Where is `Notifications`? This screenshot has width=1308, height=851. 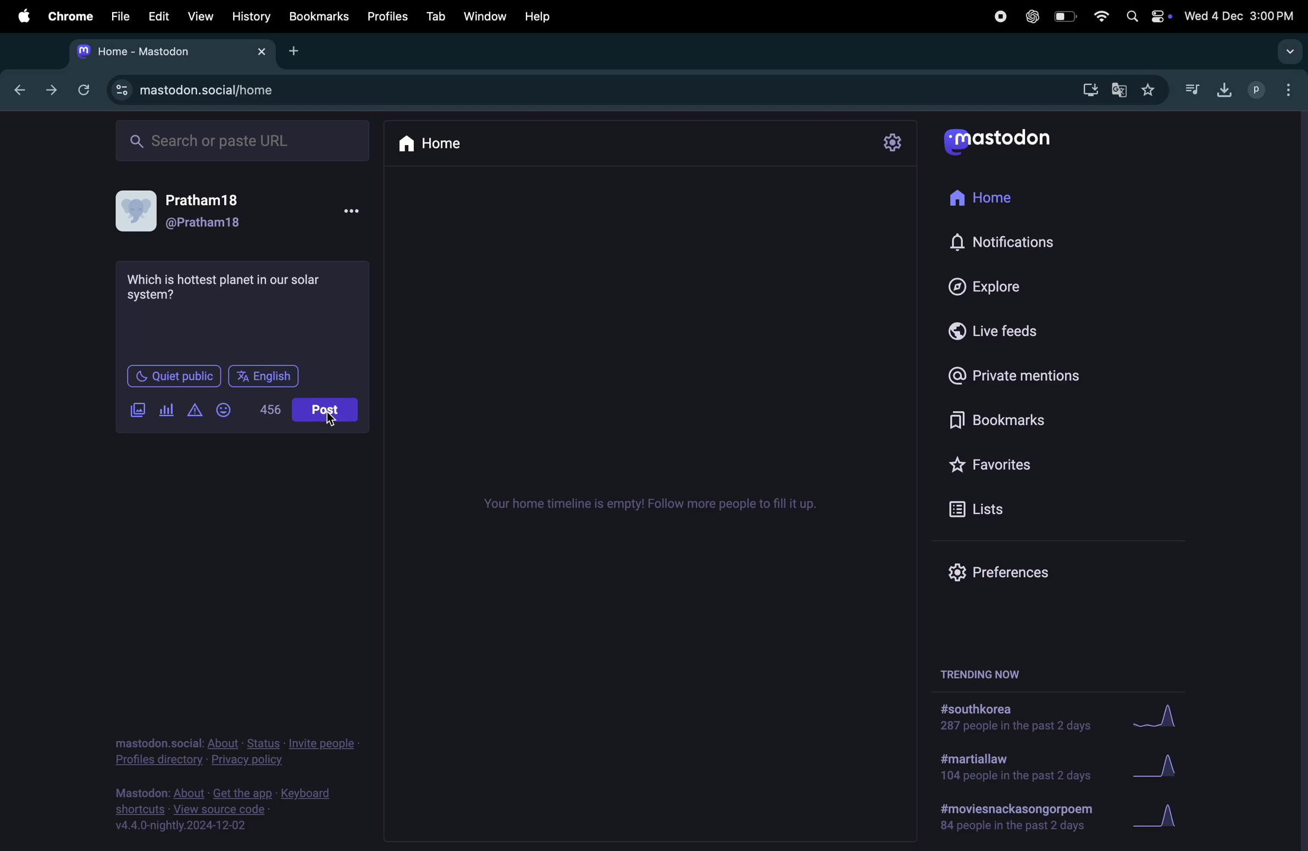 Notifications is located at coordinates (1029, 240).